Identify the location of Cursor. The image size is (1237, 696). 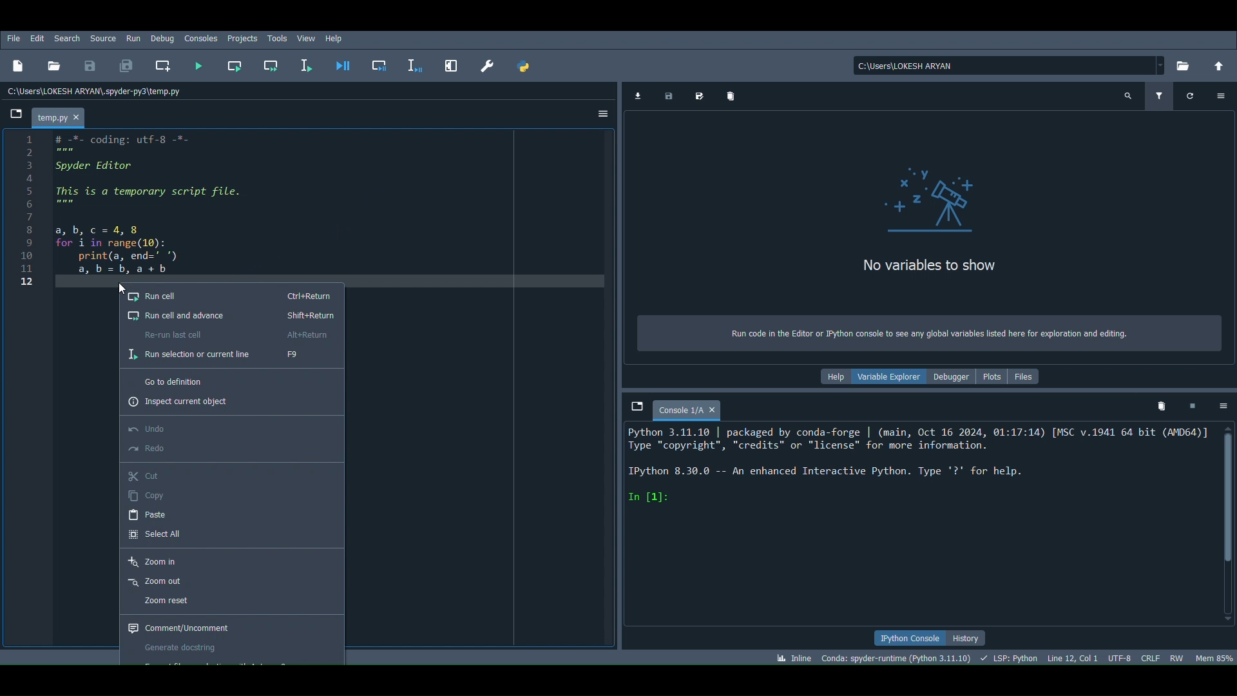
(120, 286).